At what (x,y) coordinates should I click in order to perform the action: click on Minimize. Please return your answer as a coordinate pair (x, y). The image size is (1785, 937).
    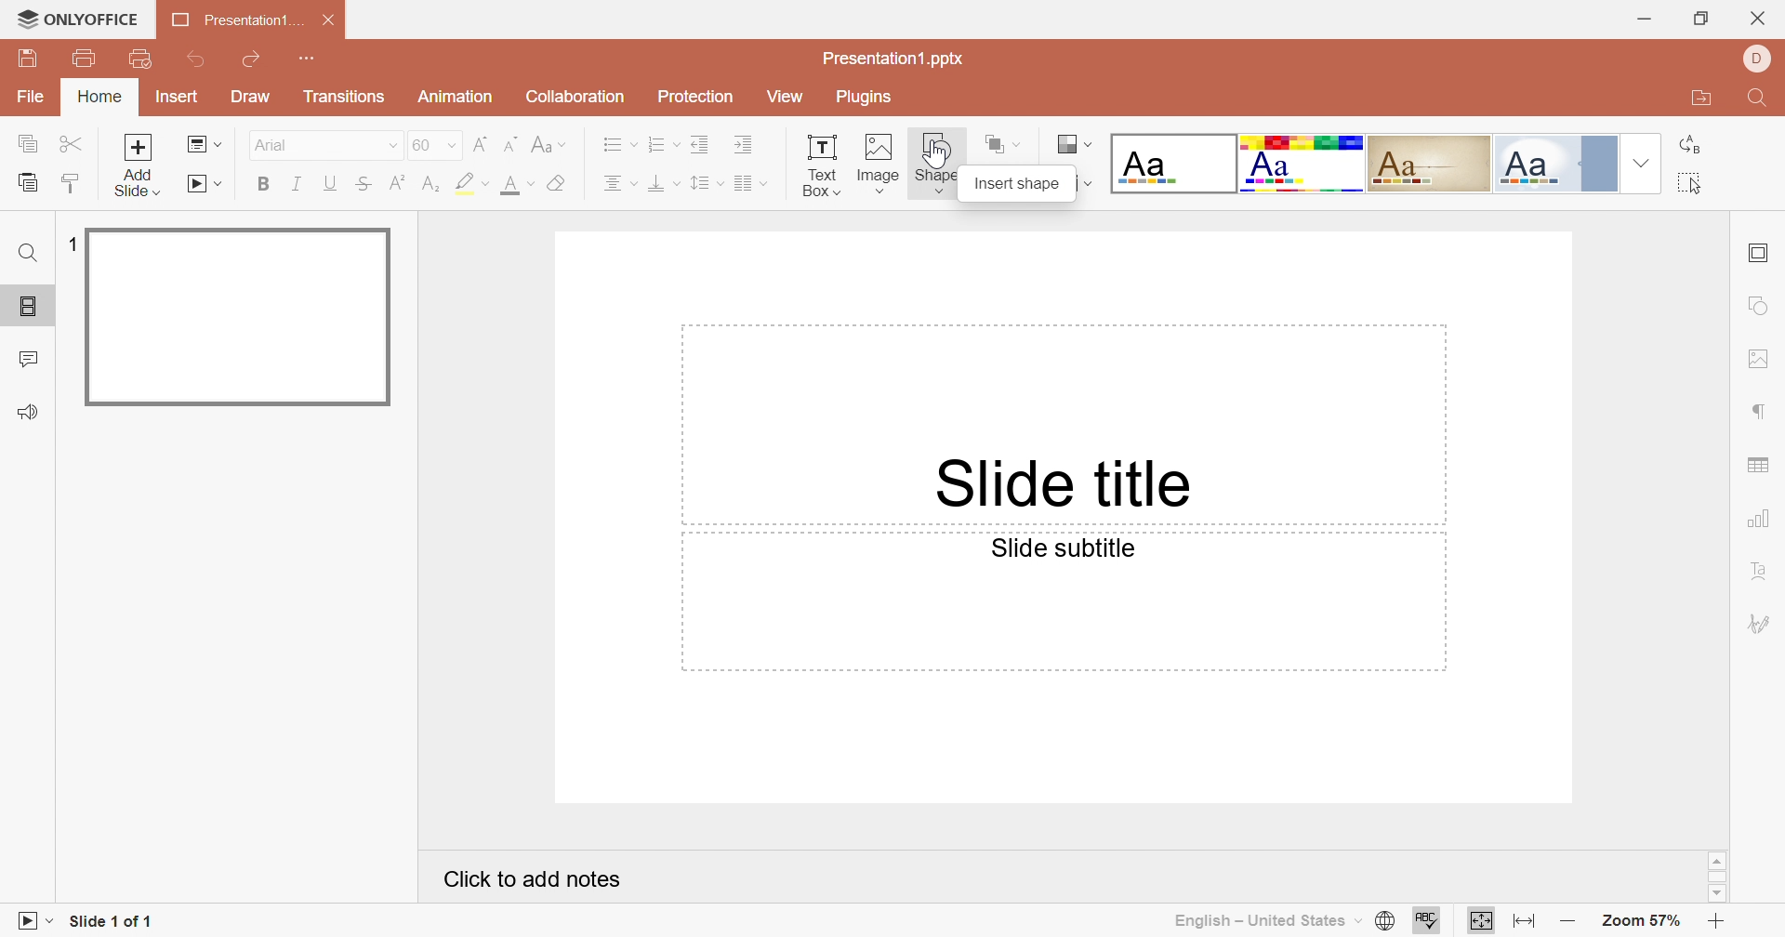
    Looking at the image, I should click on (1646, 20).